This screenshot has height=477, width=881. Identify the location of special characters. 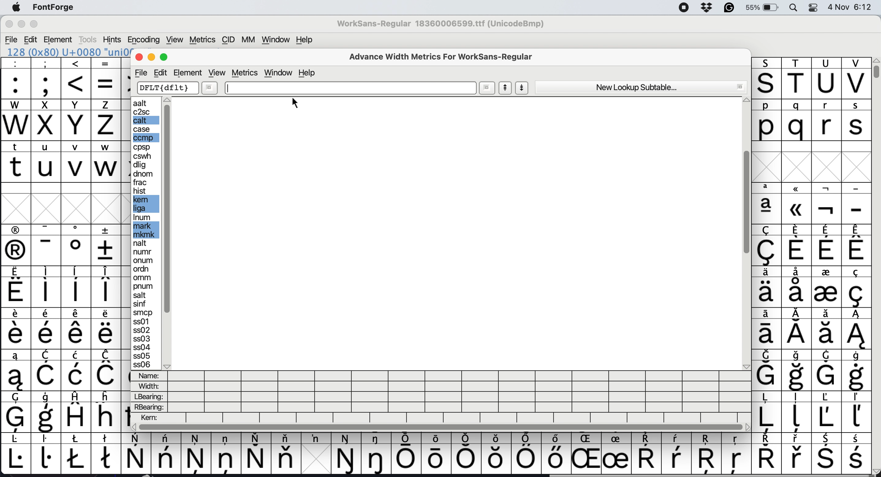
(813, 273).